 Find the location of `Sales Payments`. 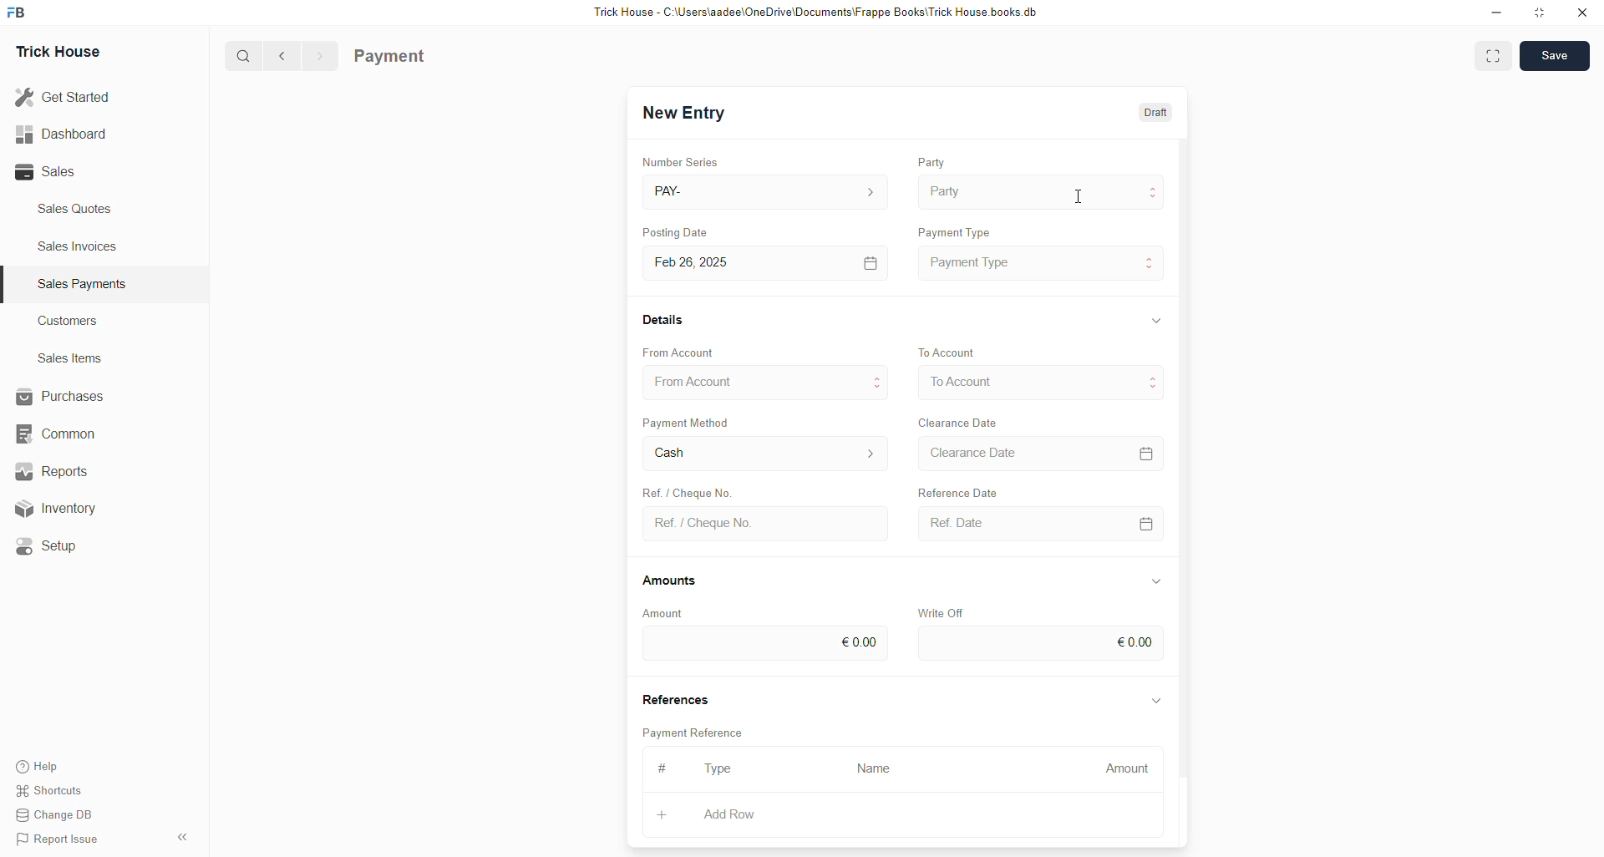

Sales Payments is located at coordinates (84, 284).